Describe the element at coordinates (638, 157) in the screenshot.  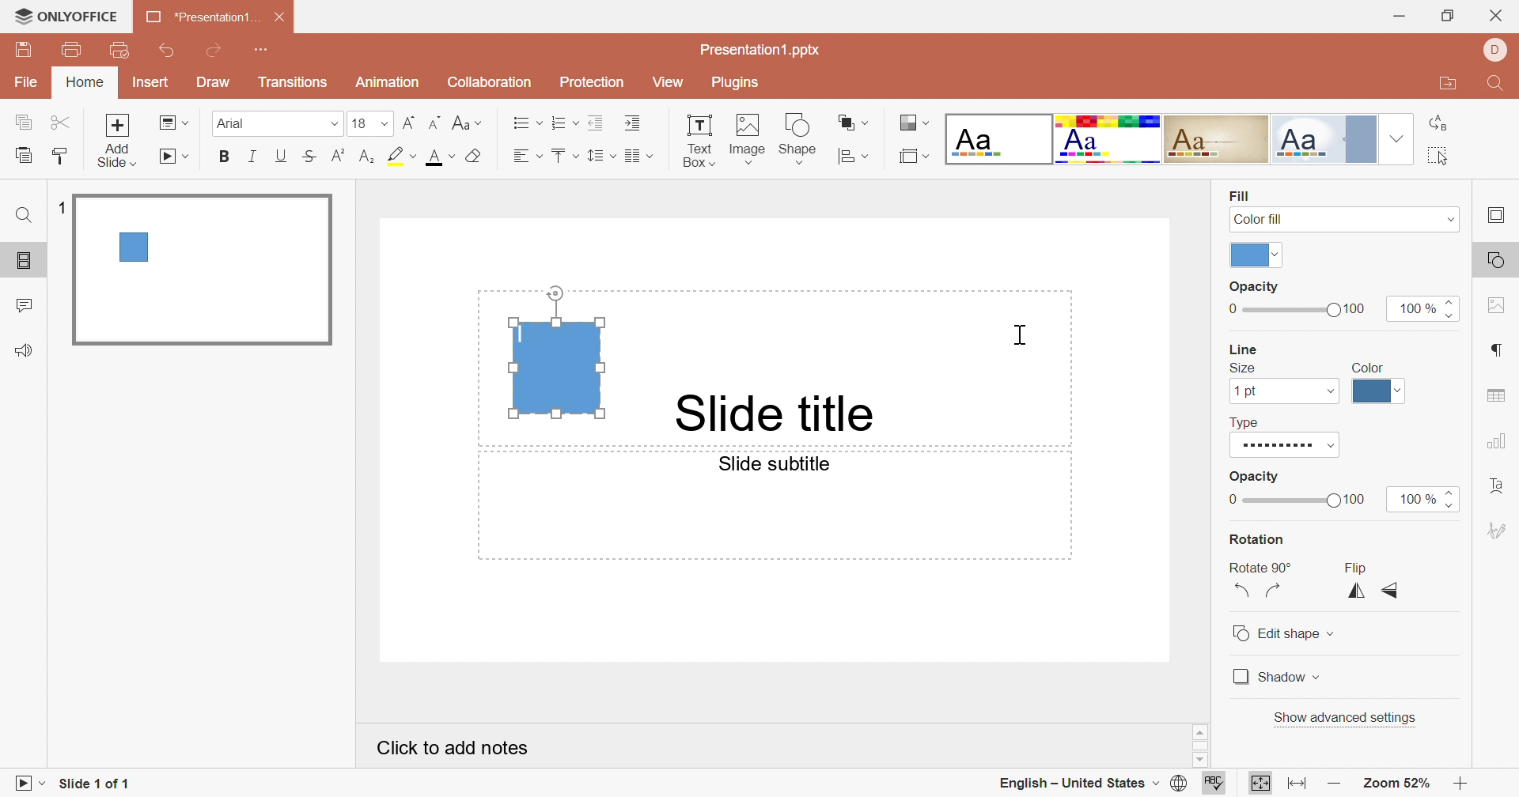
I see `Insert columns` at that location.